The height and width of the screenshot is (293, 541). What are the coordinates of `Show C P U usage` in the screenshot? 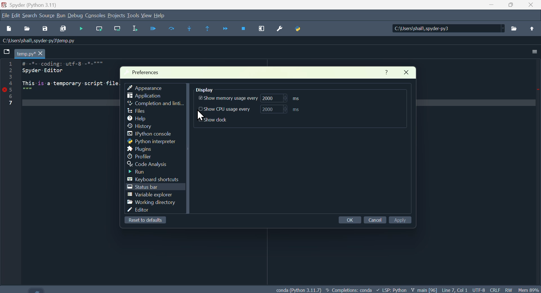 It's located at (256, 109).